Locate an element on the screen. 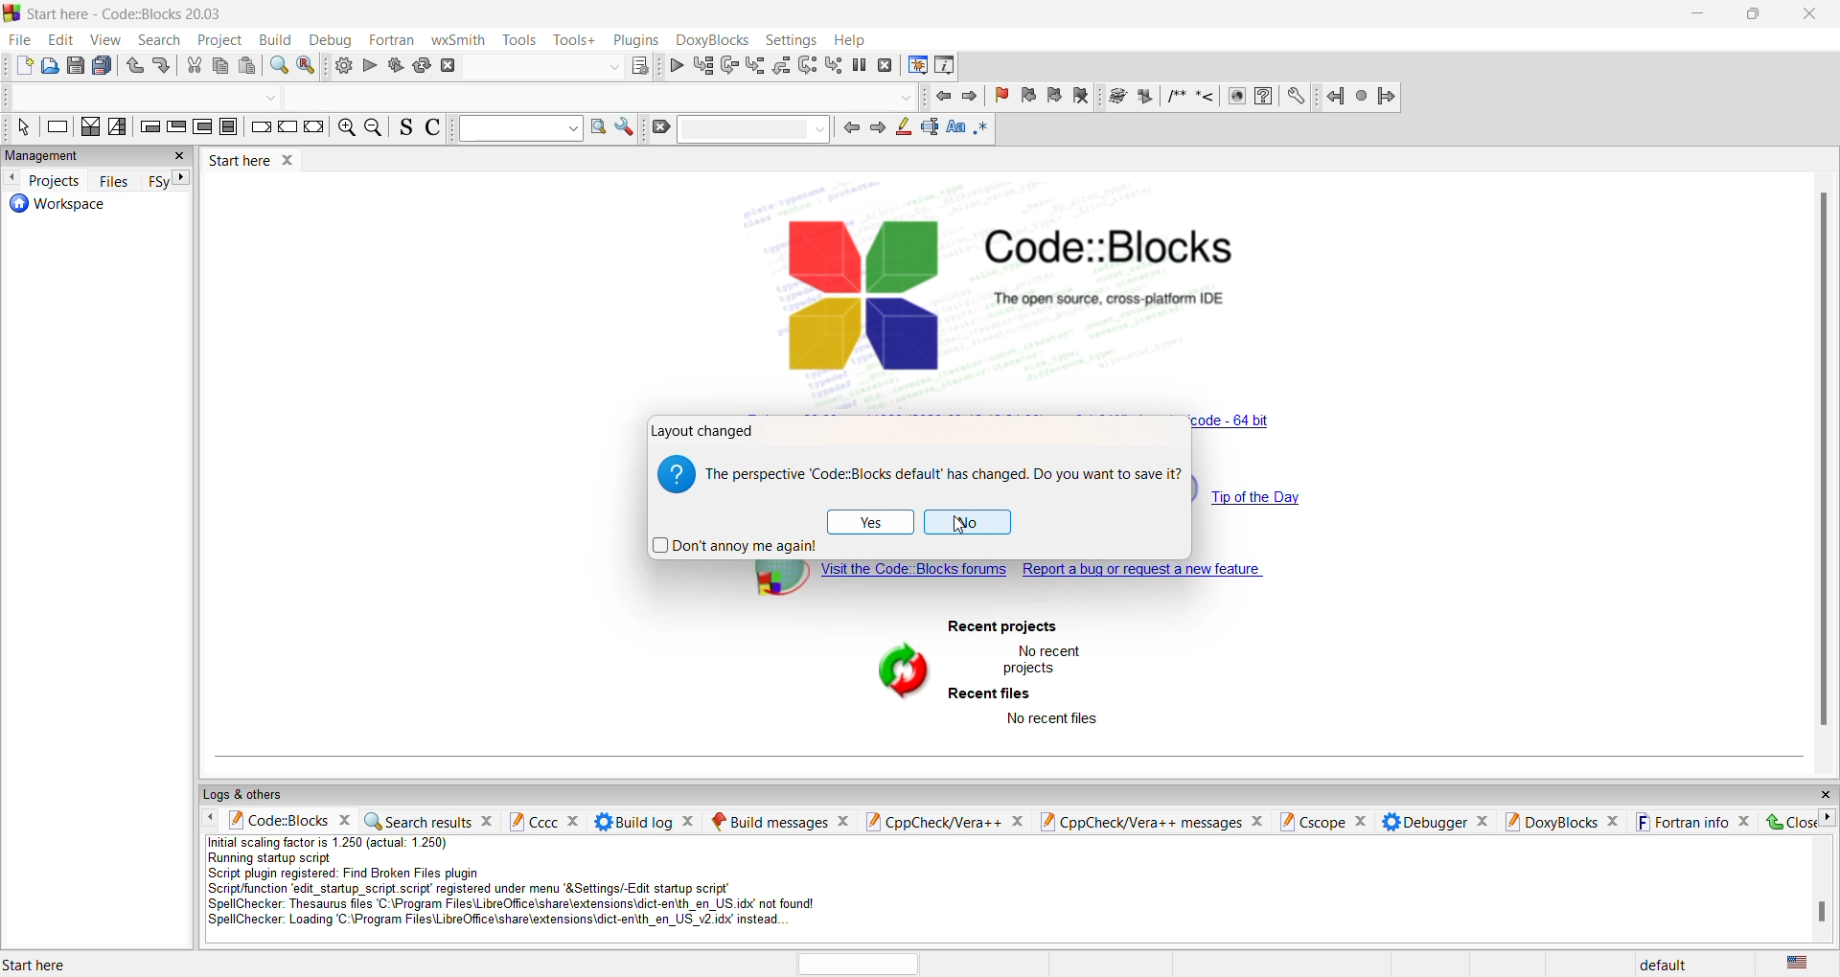 The width and height of the screenshot is (1840, 977). settings is located at coordinates (625, 126).